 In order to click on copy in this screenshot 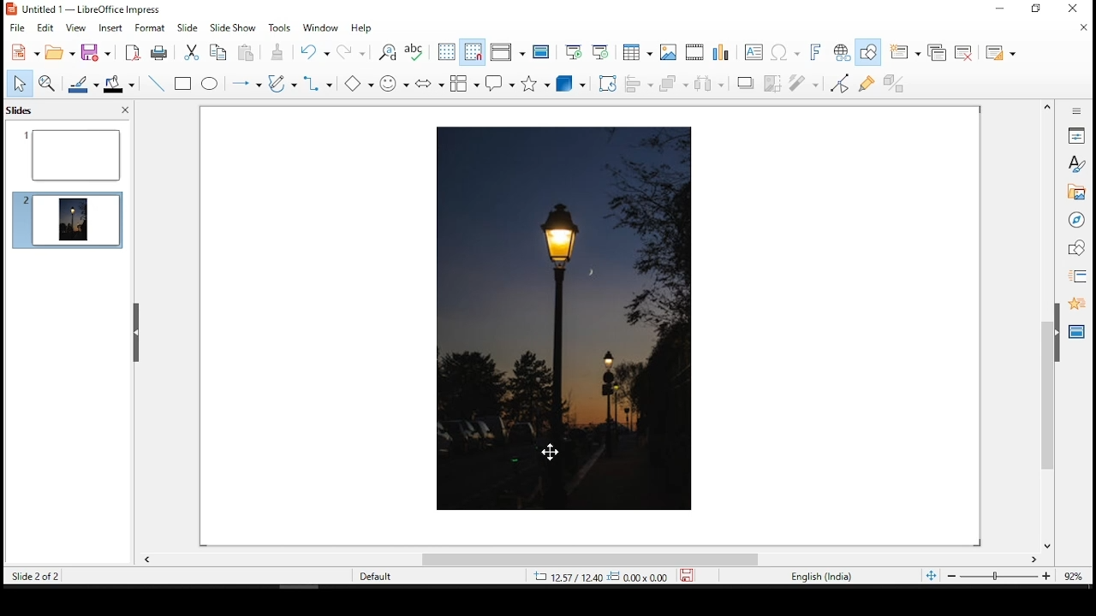, I will do `click(218, 54)`.